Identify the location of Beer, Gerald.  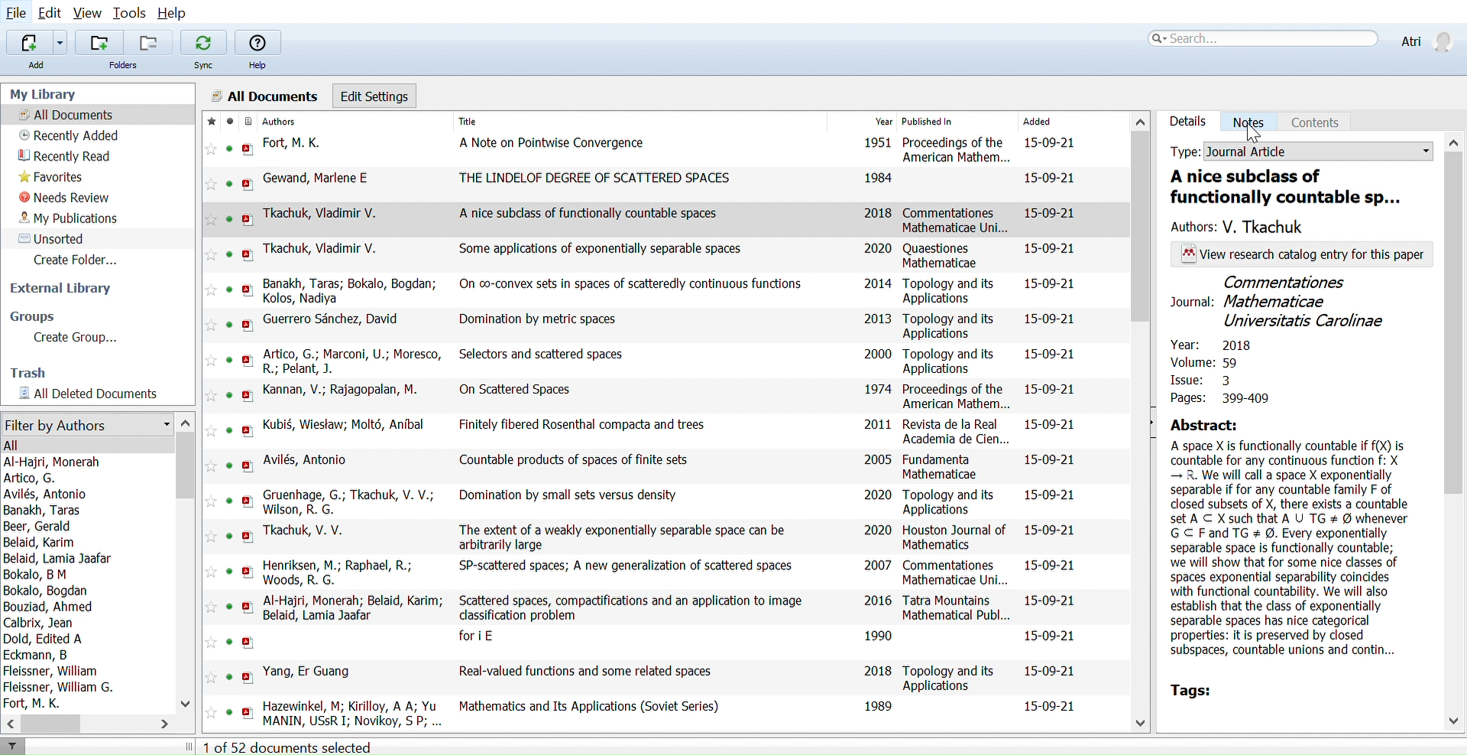
(41, 527).